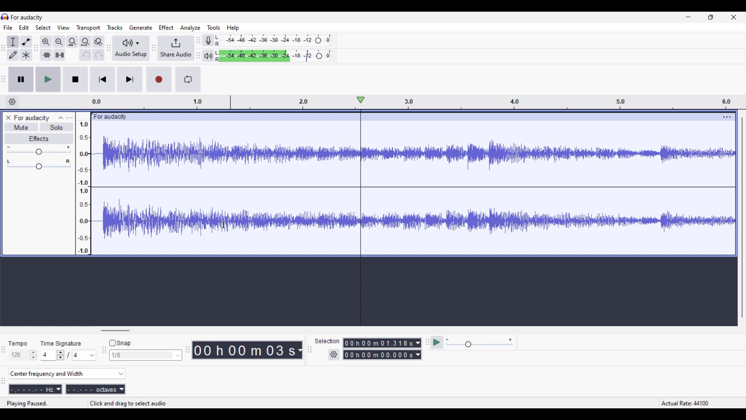 The width and height of the screenshot is (746, 420). What do you see at coordinates (711, 17) in the screenshot?
I see `Show in smaller tab` at bounding box center [711, 17].